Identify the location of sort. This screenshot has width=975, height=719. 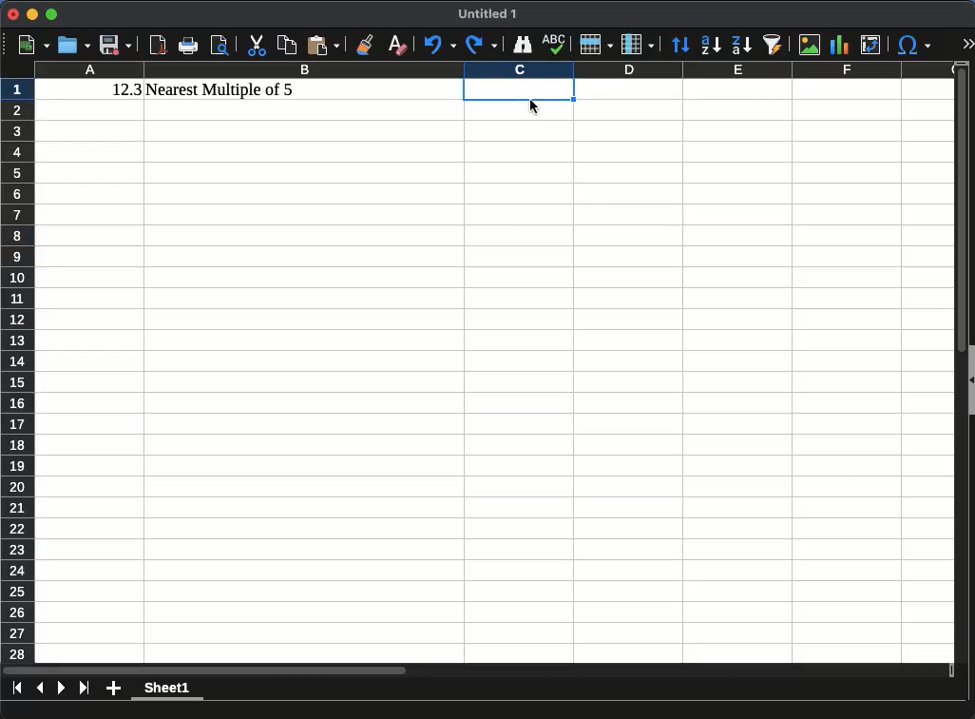
(682, 46).